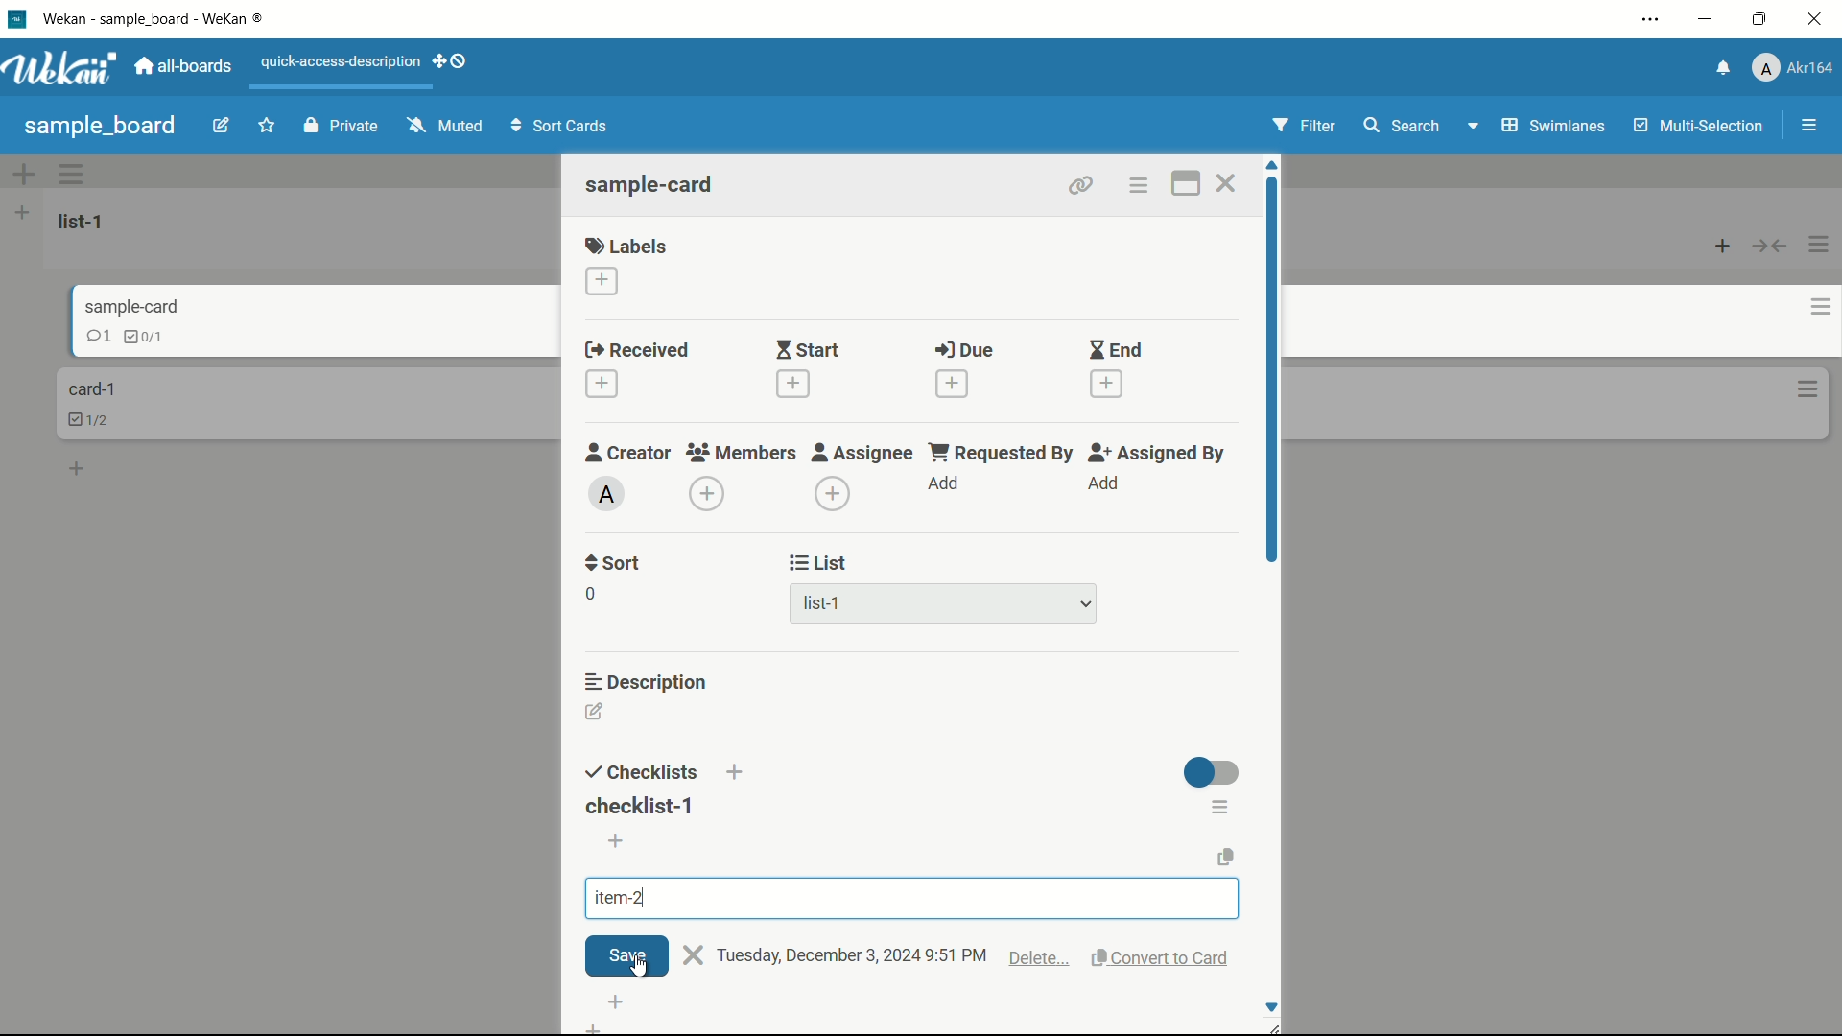  Describe the element at coordinates (344, 125) in the screenshot. I see `private` at that location.